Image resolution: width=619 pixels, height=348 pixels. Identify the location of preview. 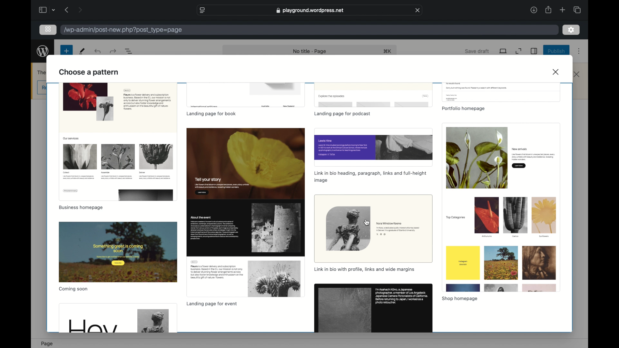
(373, 95).